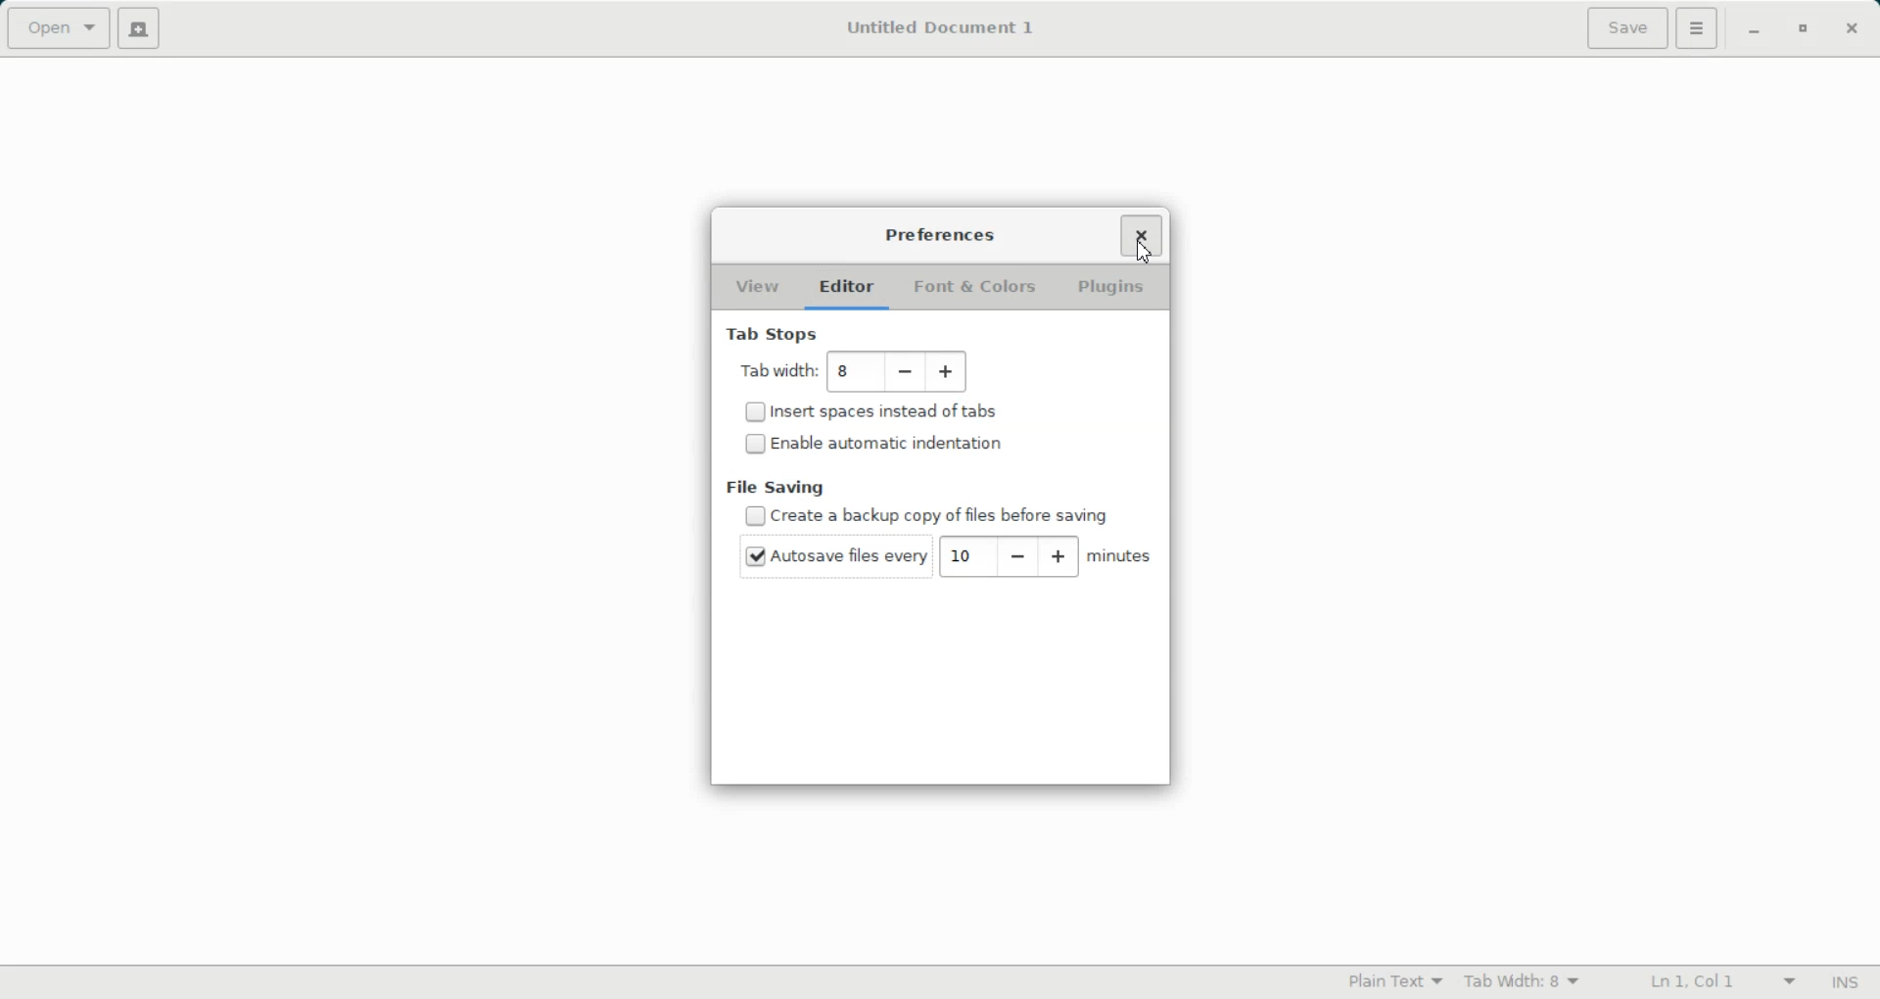 This screenshot has height=999, width=1880. Describe the element at coordinates (1059, 556) in the screenshot. I see `Increase` at that location.